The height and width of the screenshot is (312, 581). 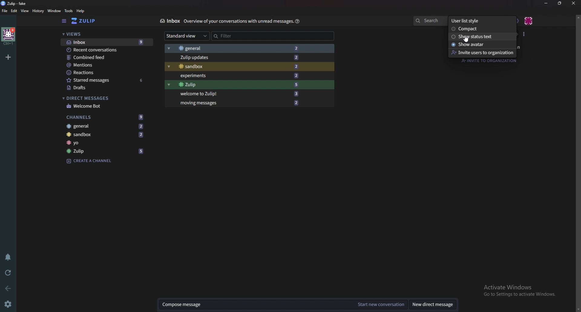 I want to click on Close, so click(x=574, y=4).